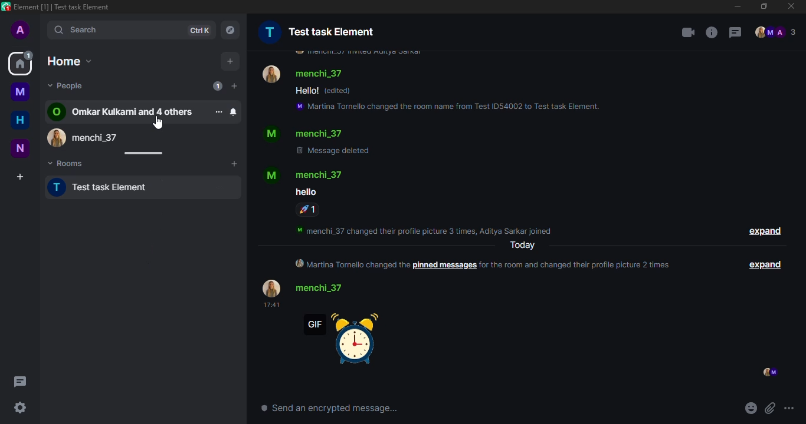 This screenshot has height=424, width=806. I want to click on attach, so click(769, 409).